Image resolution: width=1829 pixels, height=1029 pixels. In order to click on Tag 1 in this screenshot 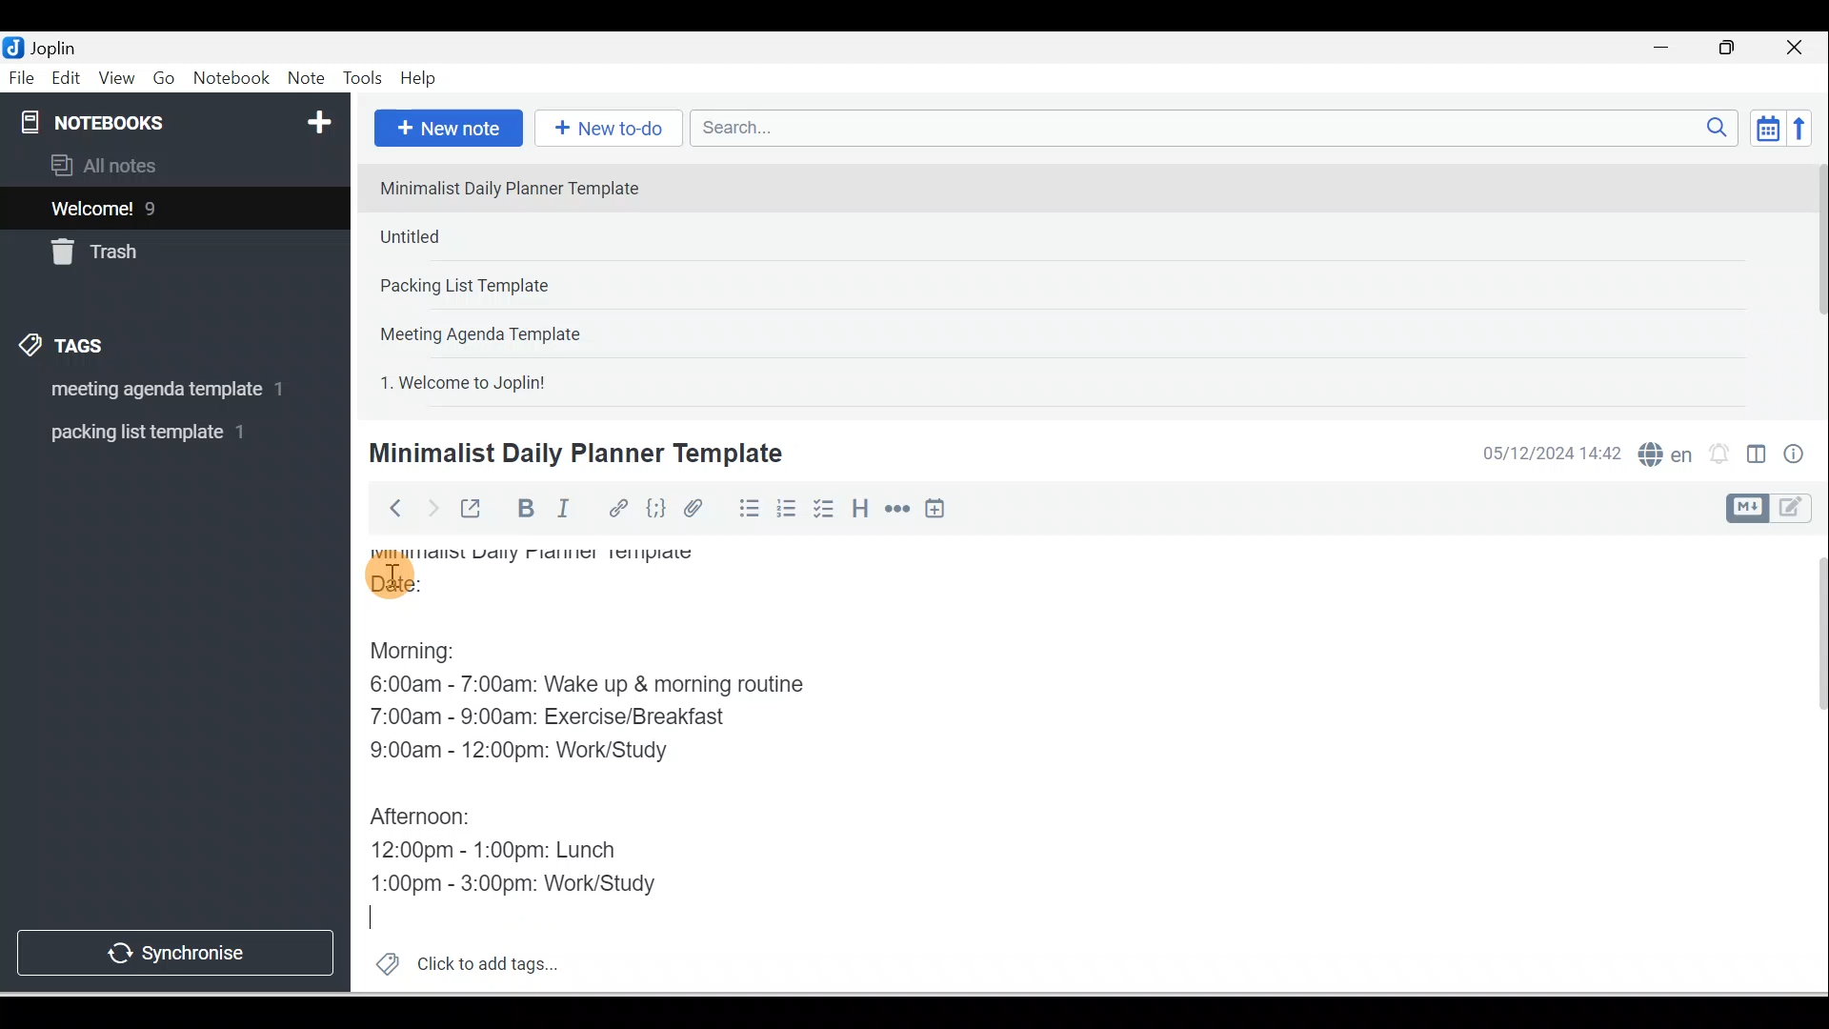, I will do `click(150, 391)`.